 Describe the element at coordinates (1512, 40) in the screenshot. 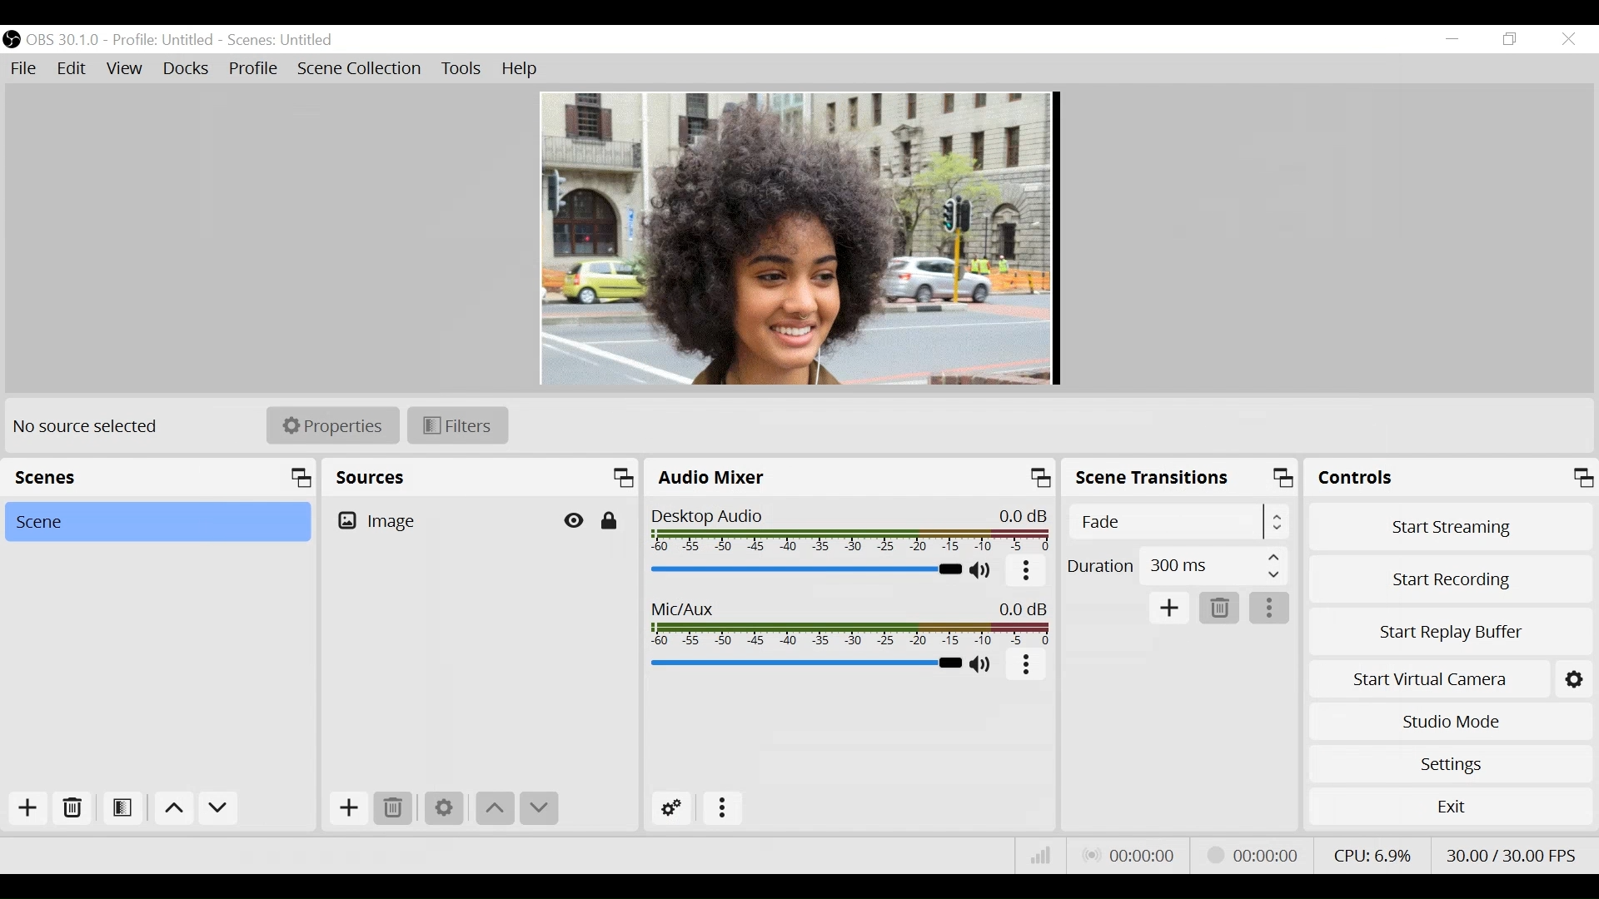

I see `Restore` at that location.